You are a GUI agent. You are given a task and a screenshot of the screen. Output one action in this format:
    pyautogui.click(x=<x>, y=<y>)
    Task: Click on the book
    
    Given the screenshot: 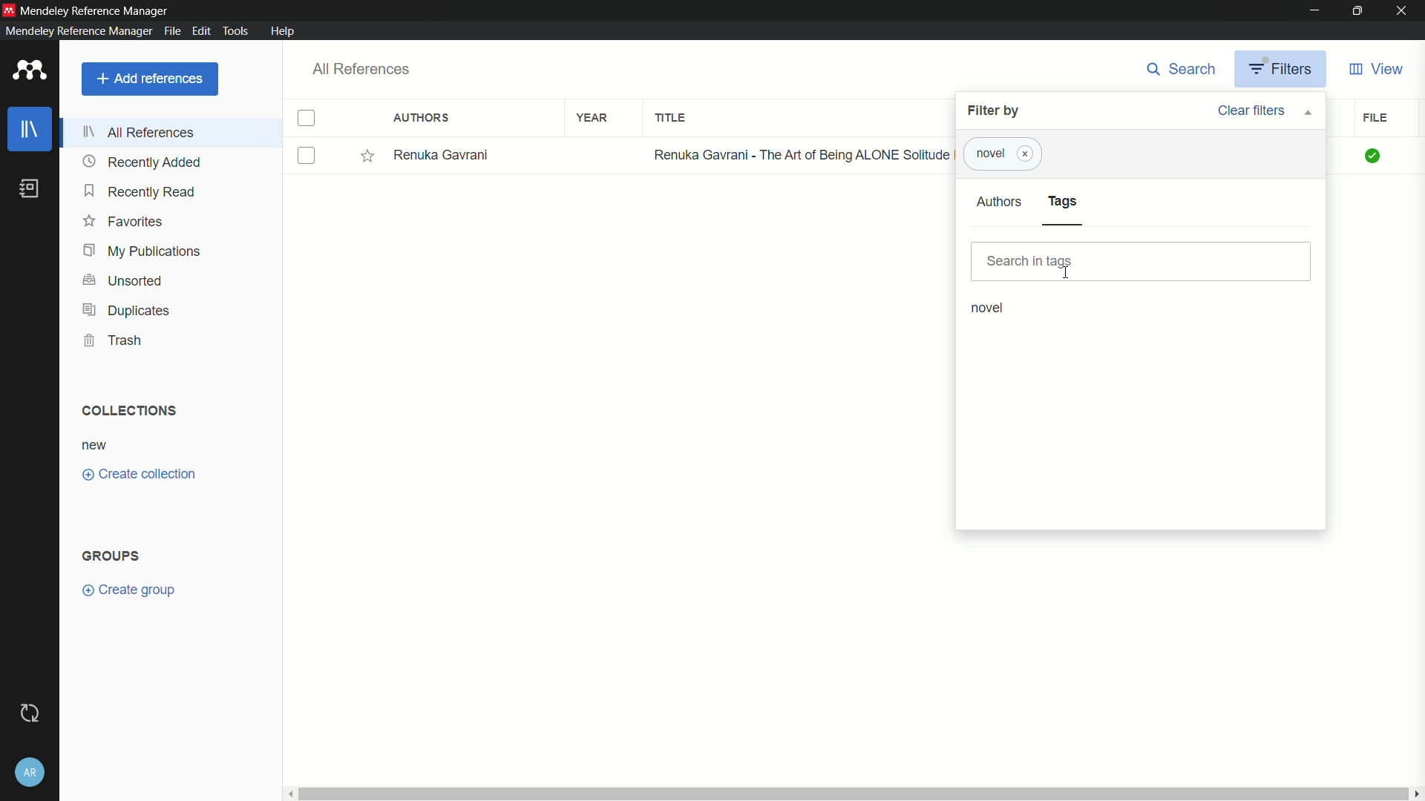 What is the action you would take?
    pyautogui.click(x=28, y=189)
    